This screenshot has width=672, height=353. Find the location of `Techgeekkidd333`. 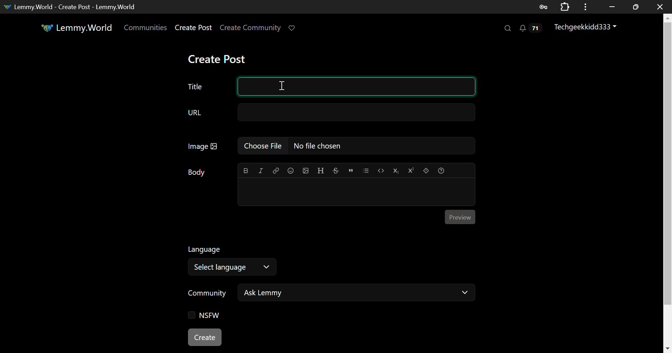

Techgeekkidd333 is located at coordinates (588, 28).